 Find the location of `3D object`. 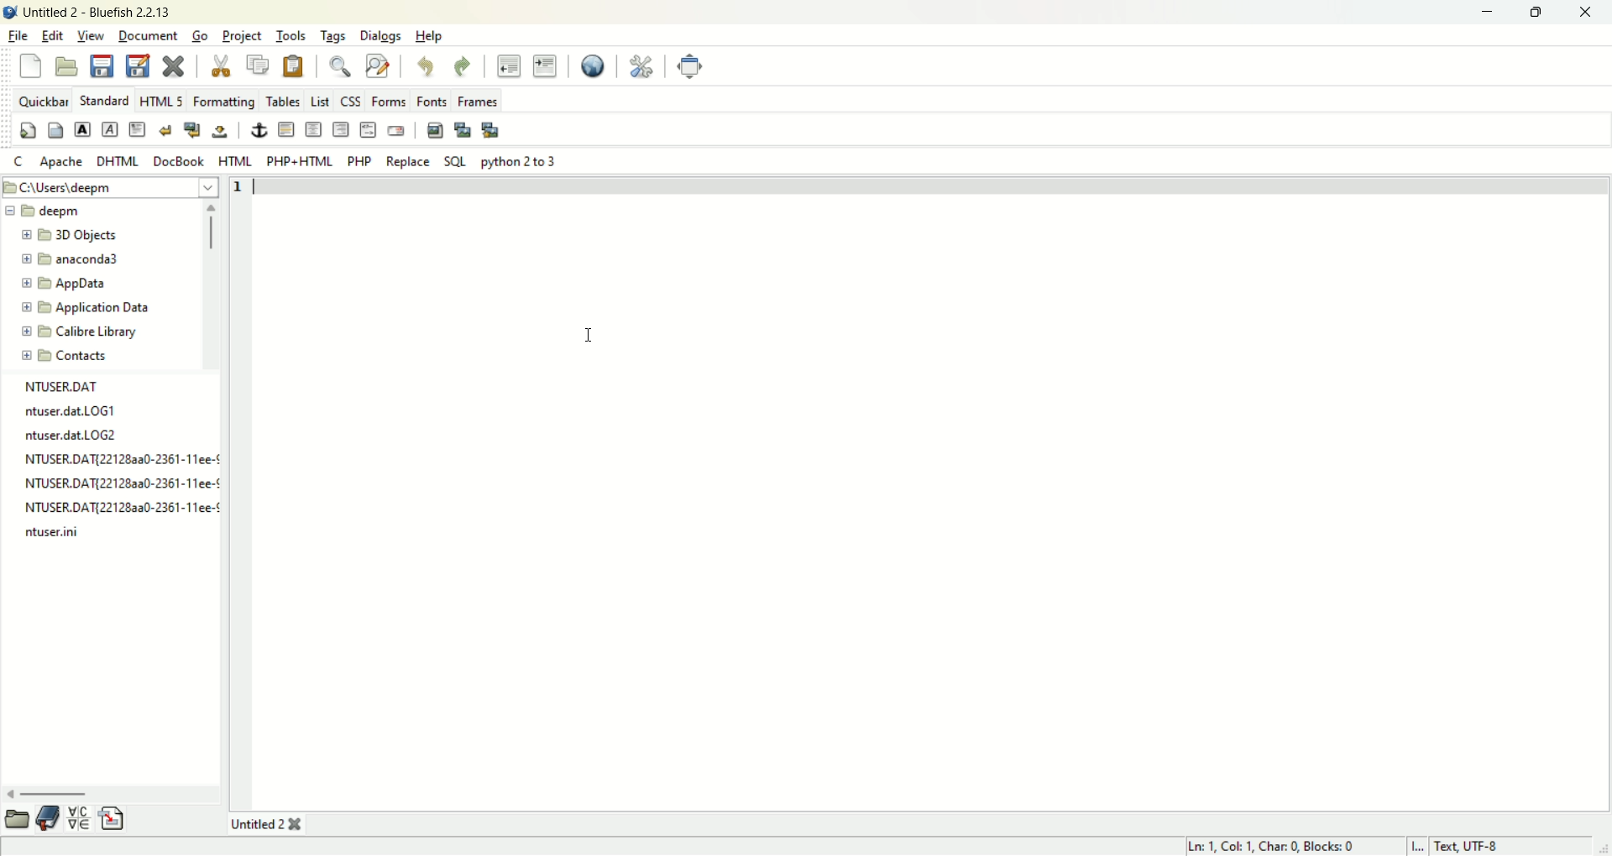

3D object is located at coordinates (71, 234).